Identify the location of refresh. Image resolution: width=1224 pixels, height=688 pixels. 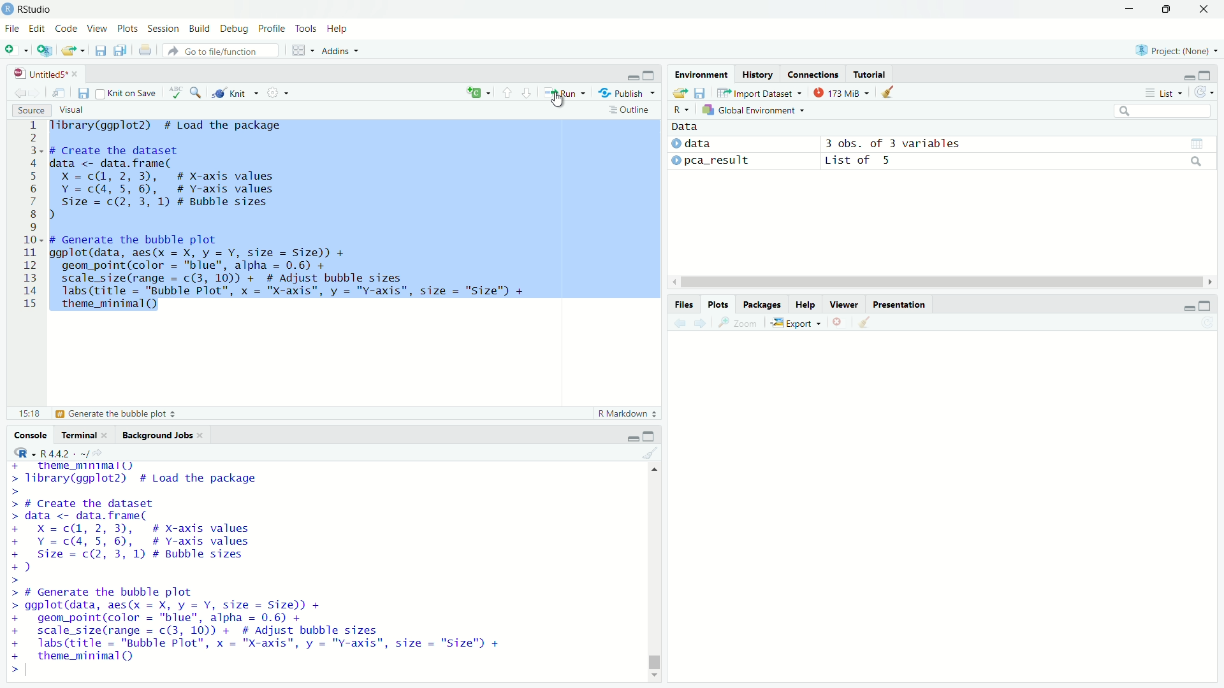
(1205, 92).